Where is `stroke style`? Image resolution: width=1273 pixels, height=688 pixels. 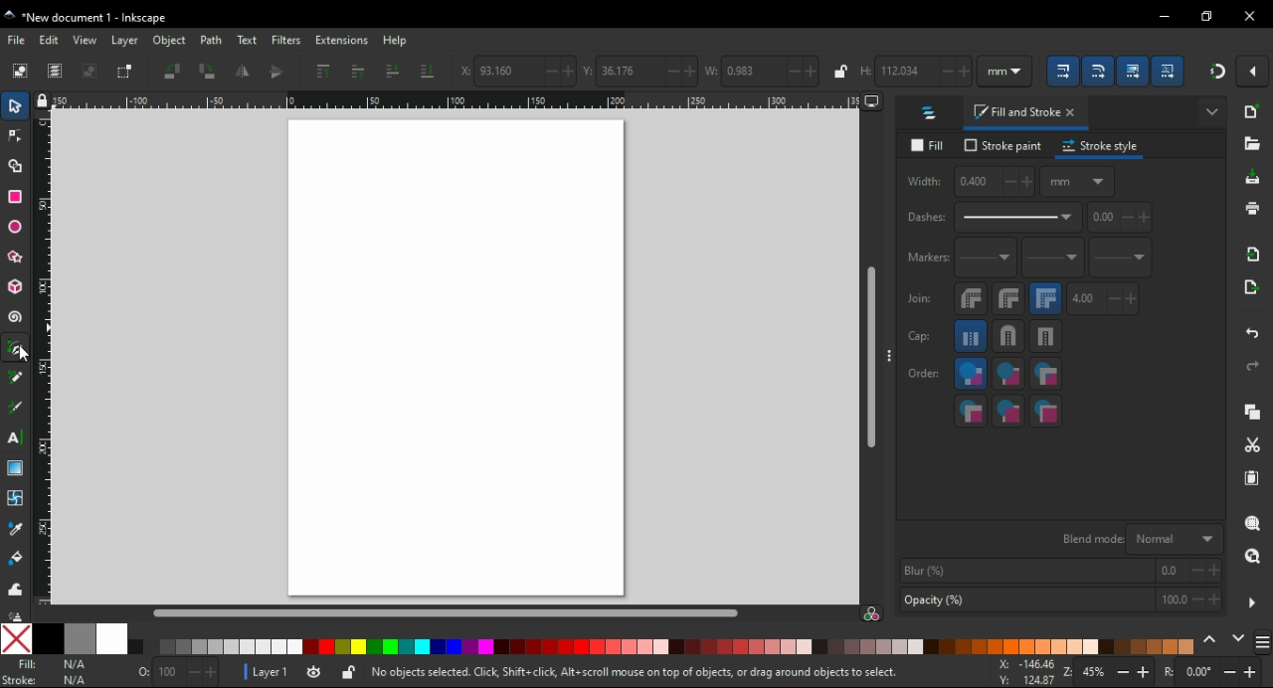 stroke style is located at coordinates (1101, 146).